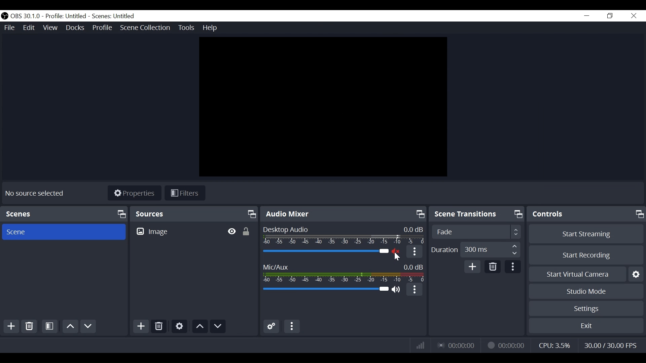 This screenshot has height=363, width=646. I want to click on Controls, so click(587, 215).